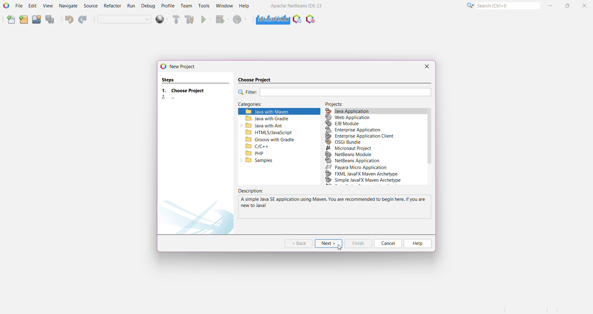 The height and width of the screenshot is (314, 593). I want to click on EJB Mobile, so click(348, 124).